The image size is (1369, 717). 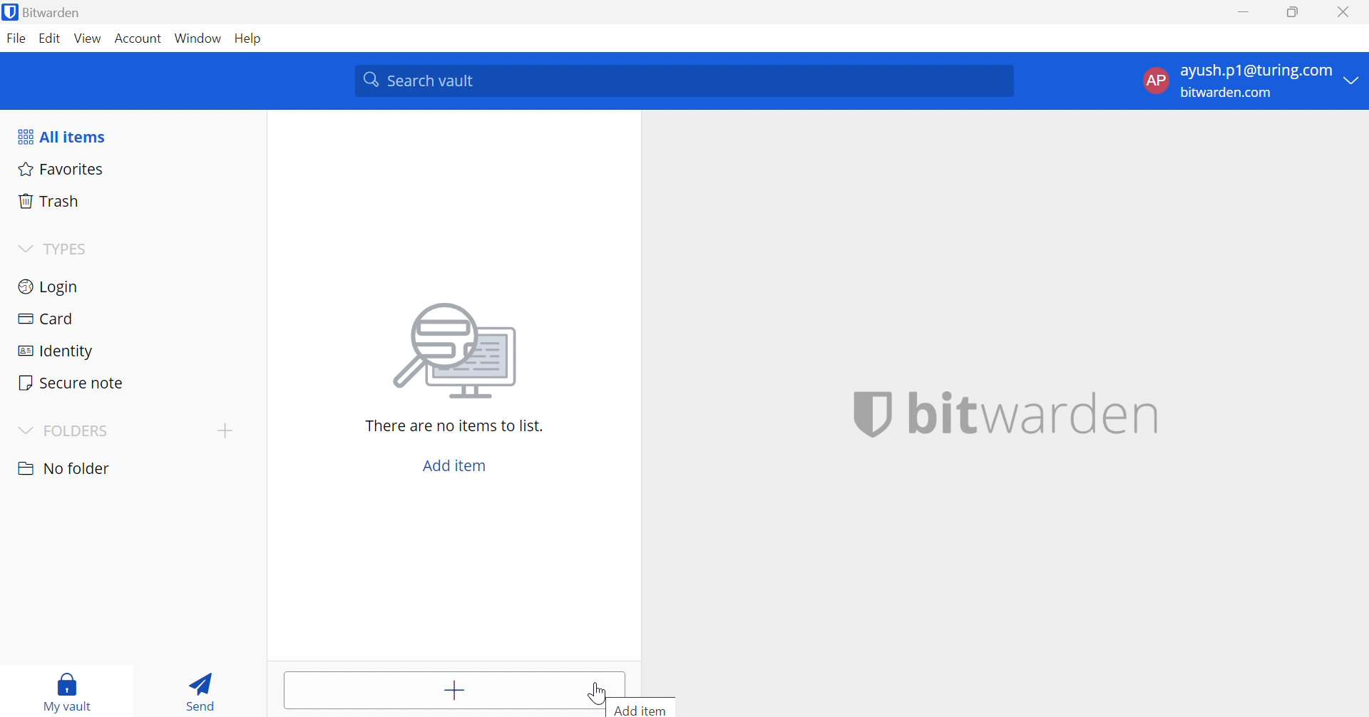 I want to click on Add item, so click(x=455, y=468).